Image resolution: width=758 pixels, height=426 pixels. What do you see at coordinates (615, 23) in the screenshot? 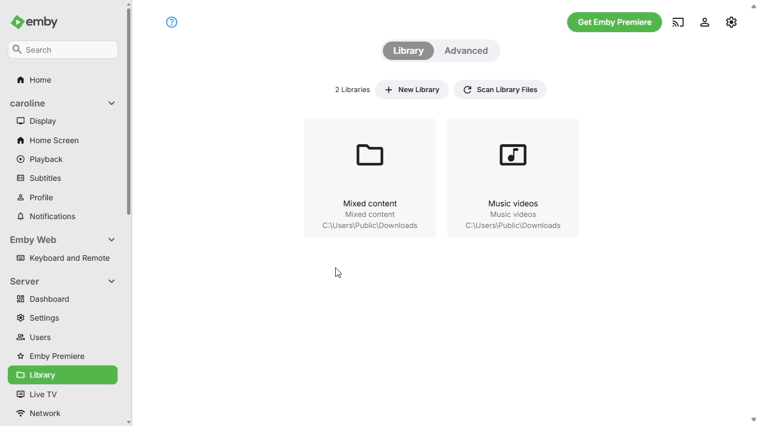
I see `get emby premiere` at bounding box center [615, 23].